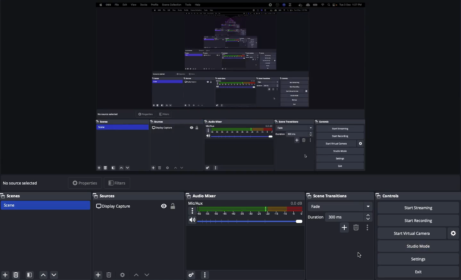  What do you see at coordinates (46, 195) in the screenshot?
I see `Scenes` at bounding box center [46, 195].